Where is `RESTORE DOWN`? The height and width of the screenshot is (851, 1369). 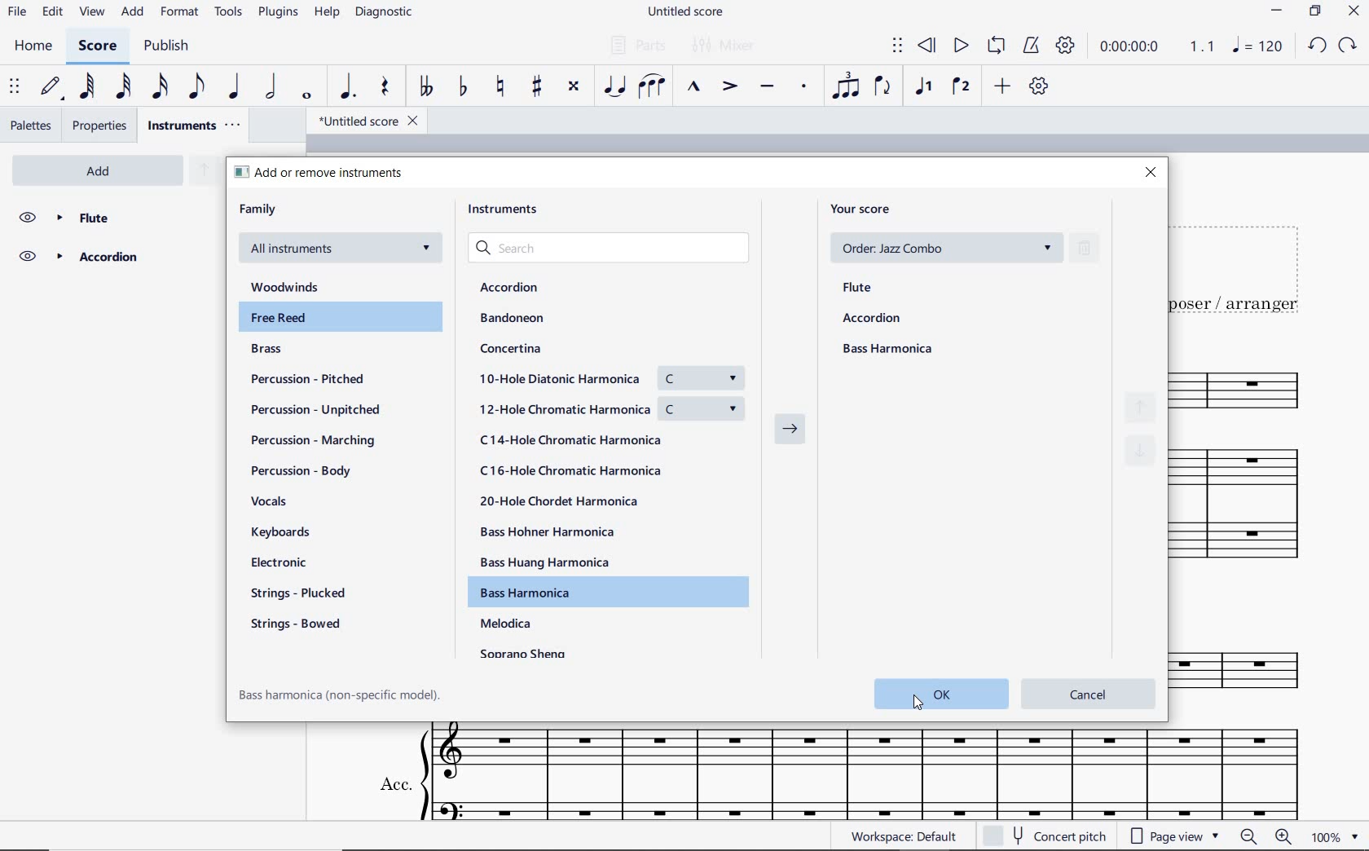
RESTORE DOWN is located at coordinates (1314, 12).